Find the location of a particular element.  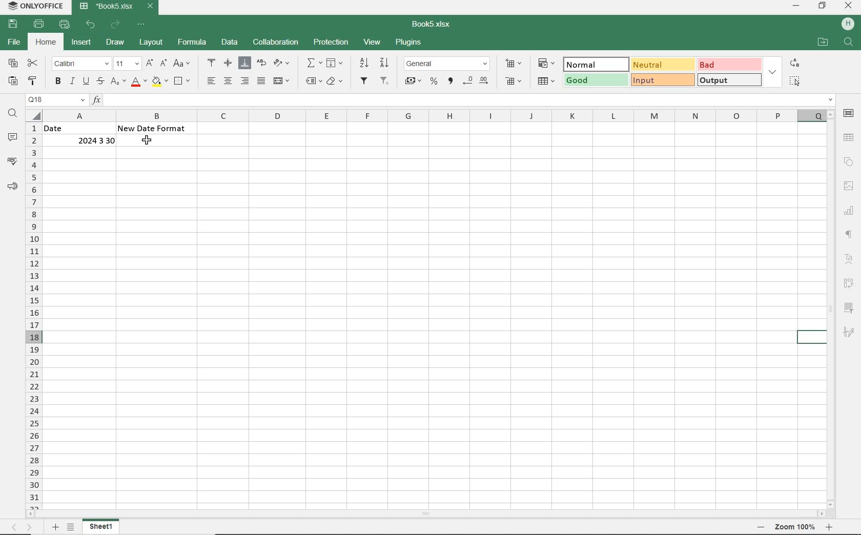

FORMAT AS TABLE TEMPLATE is located at coordinates (546, 80).